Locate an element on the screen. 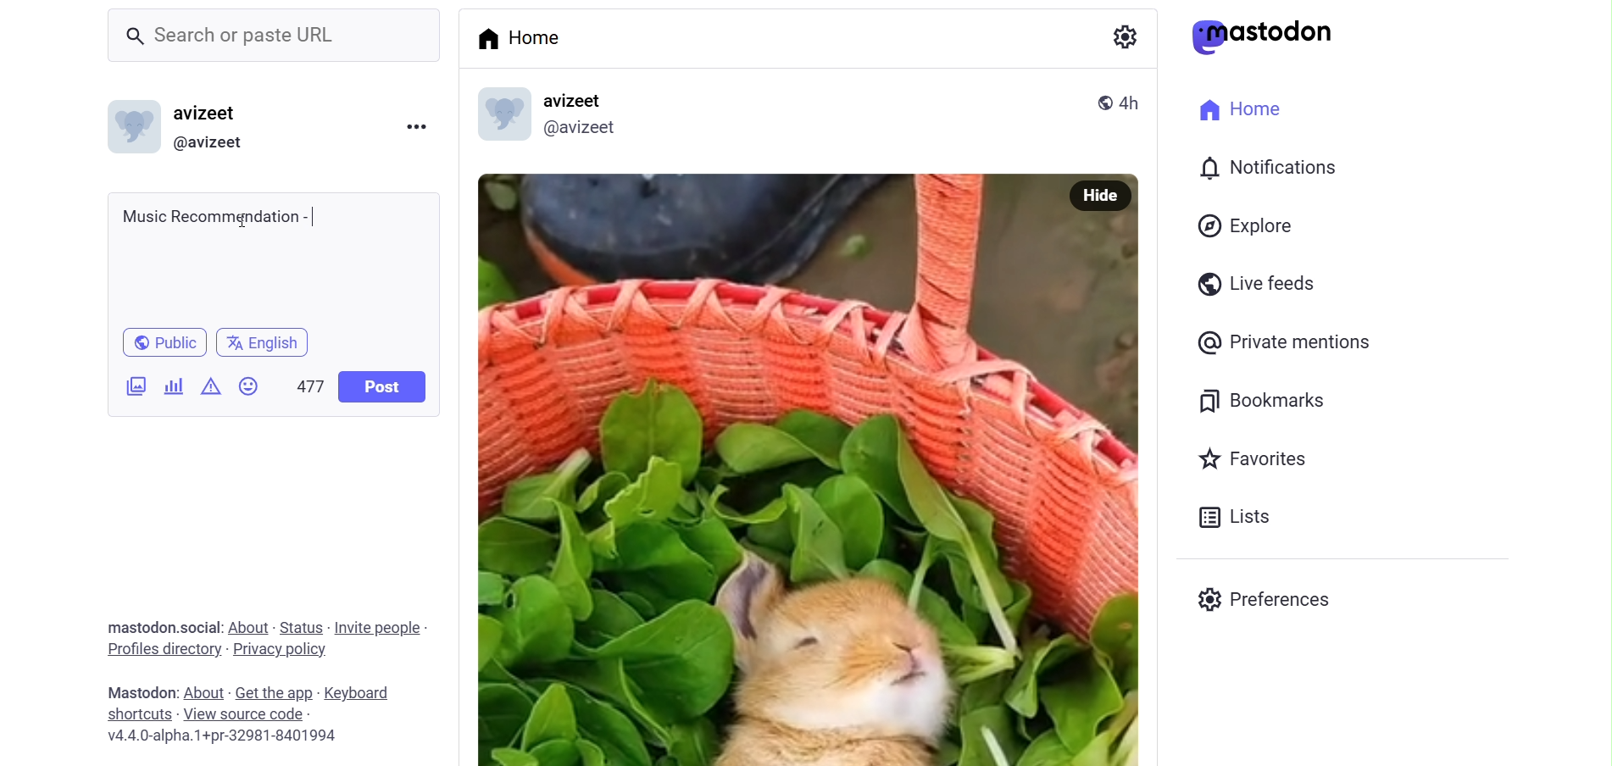  social is located at coordinates (201, 626).